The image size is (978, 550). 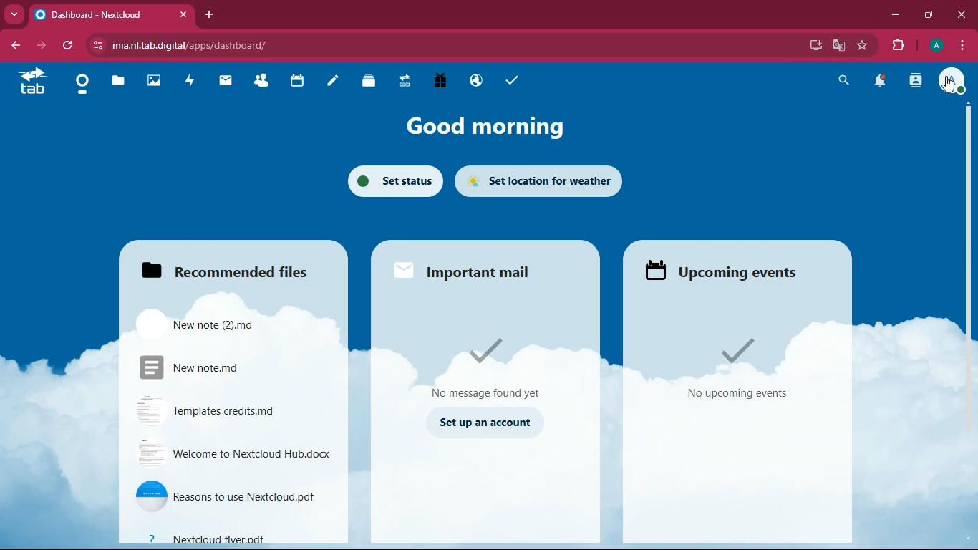 What do you see at coordinates (234, 453) in the screenshot?
I see `file` at bounding box center [234, 453].